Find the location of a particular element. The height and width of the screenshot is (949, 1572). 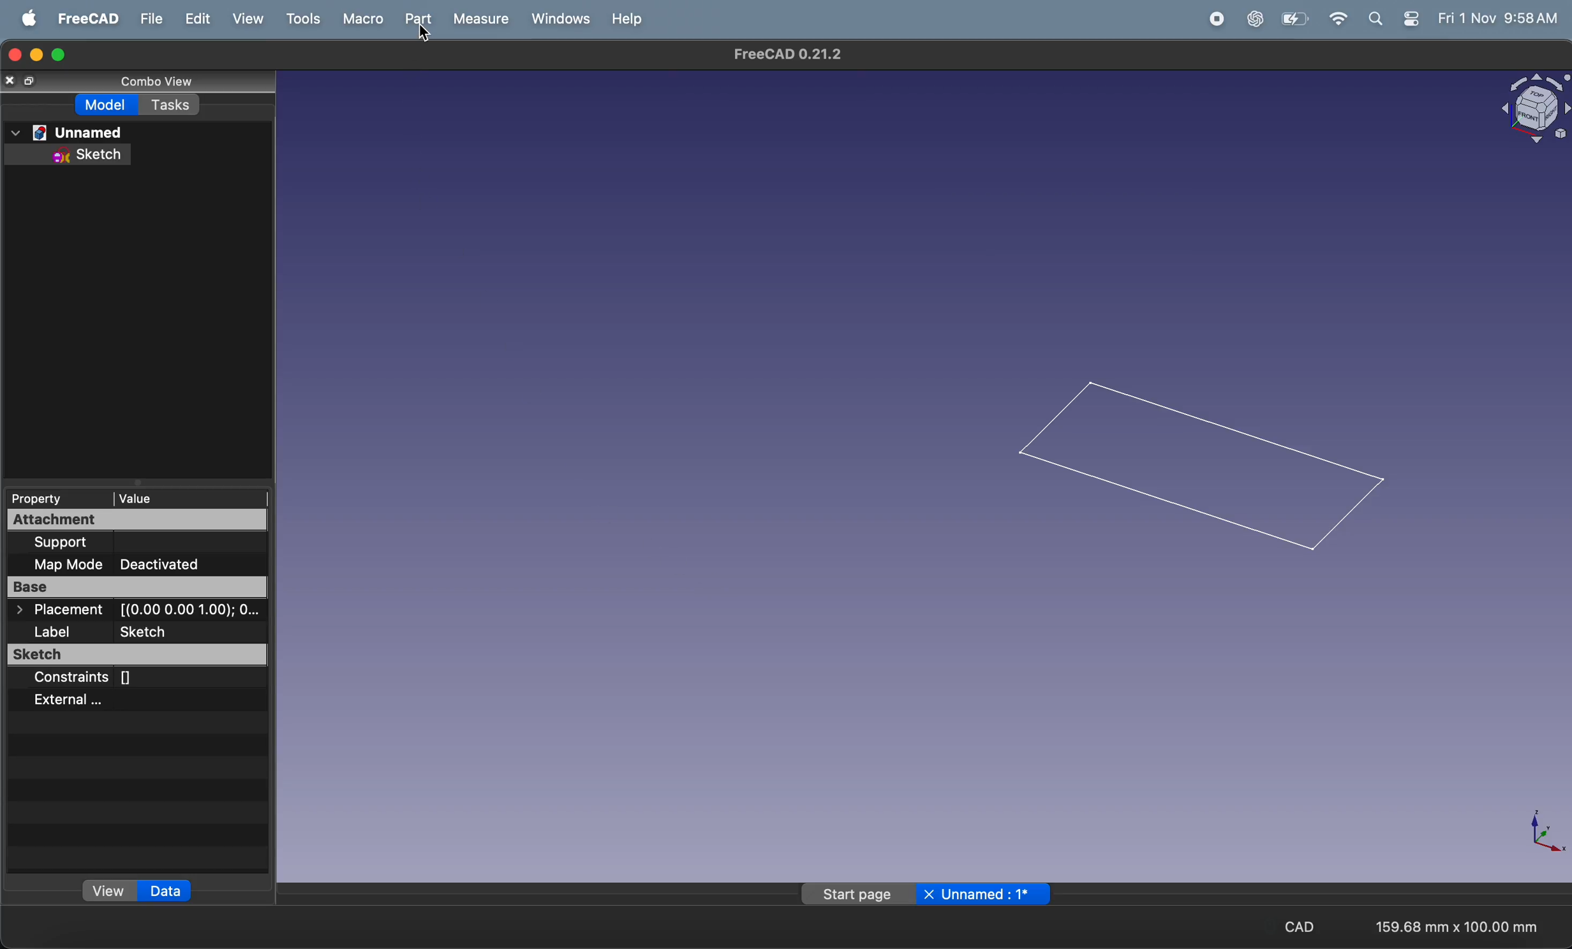

file is located at coordinates (145, 18).